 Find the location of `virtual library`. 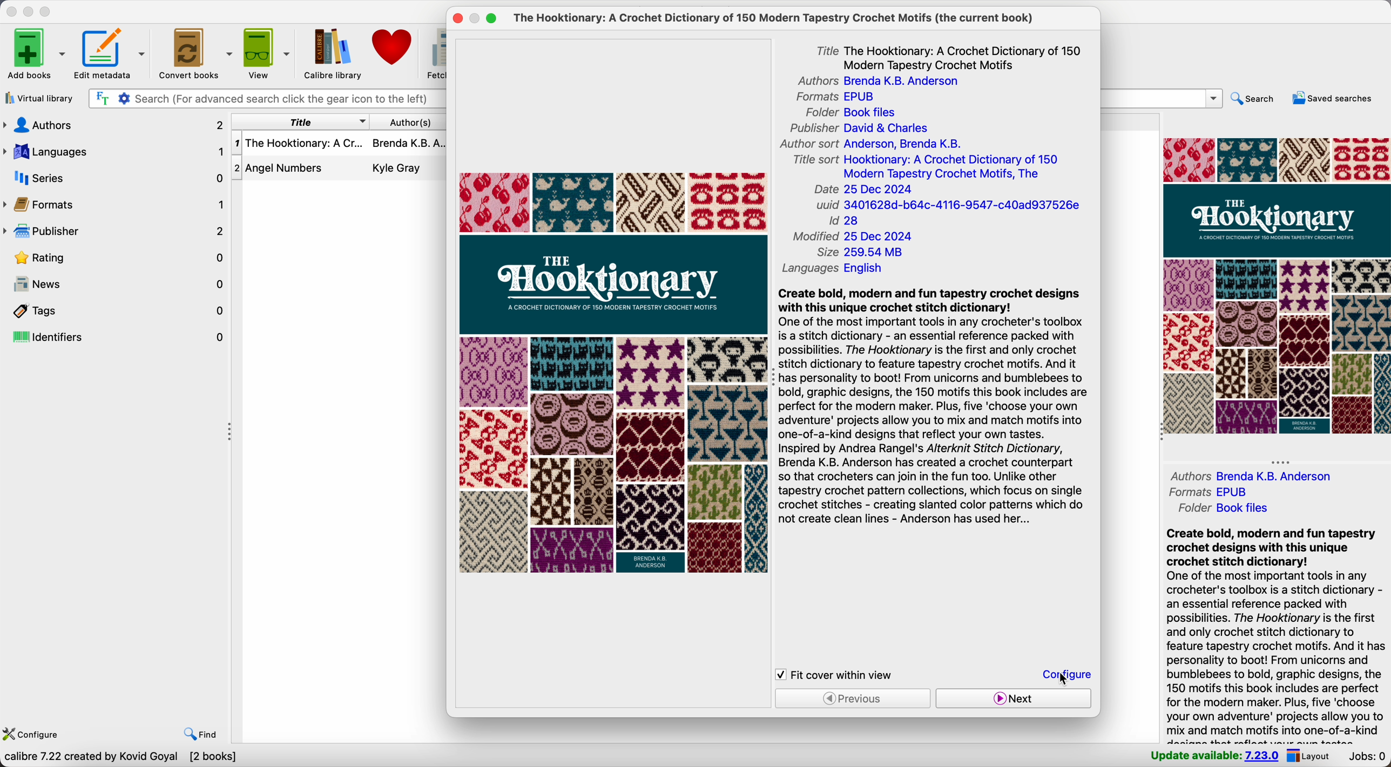

virtual library is located at coordinates (38, 97).